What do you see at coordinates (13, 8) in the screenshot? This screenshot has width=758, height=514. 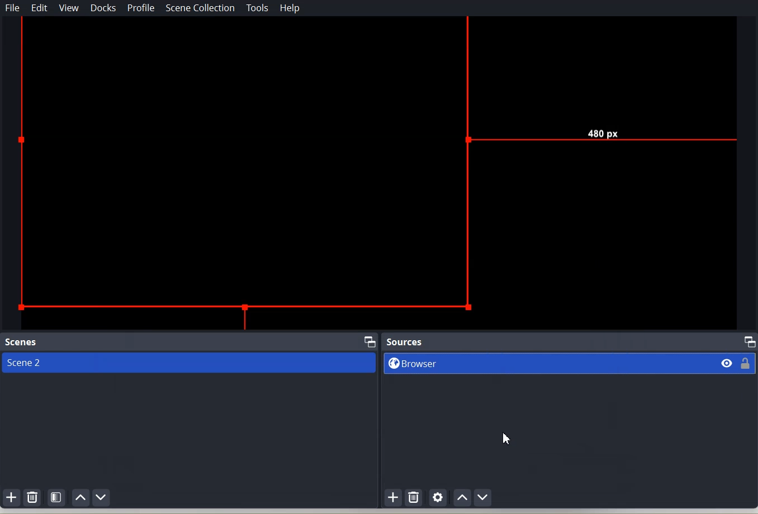 I see `File` at bounding box center [13, 8].